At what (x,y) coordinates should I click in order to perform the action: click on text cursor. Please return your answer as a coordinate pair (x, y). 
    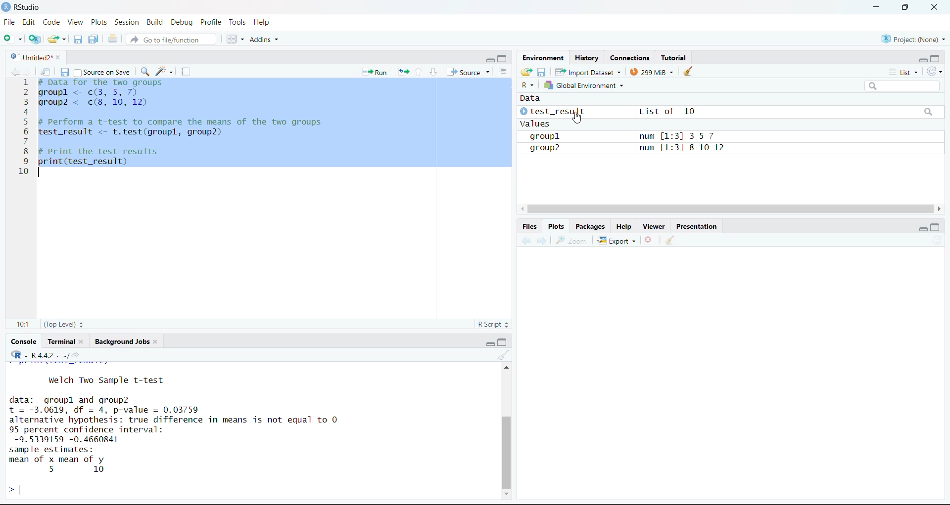
    Looking at the image, I should click on (39, 172).